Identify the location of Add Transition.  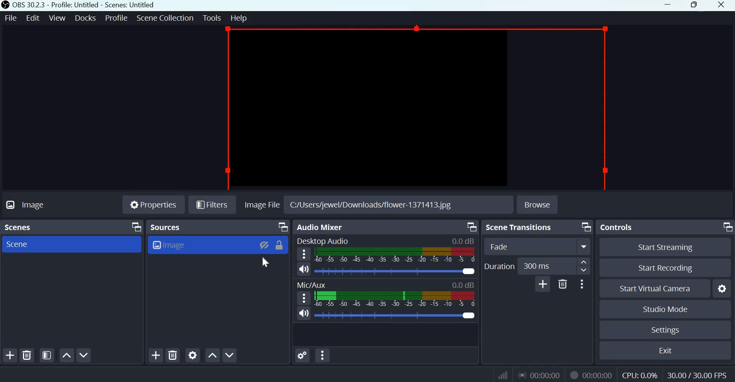
(543, 284).